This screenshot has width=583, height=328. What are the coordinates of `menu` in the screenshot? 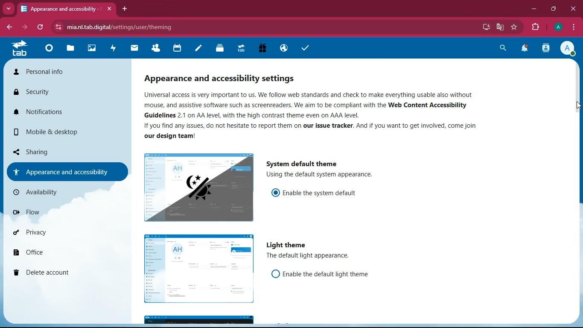 It's located at (574, 27).